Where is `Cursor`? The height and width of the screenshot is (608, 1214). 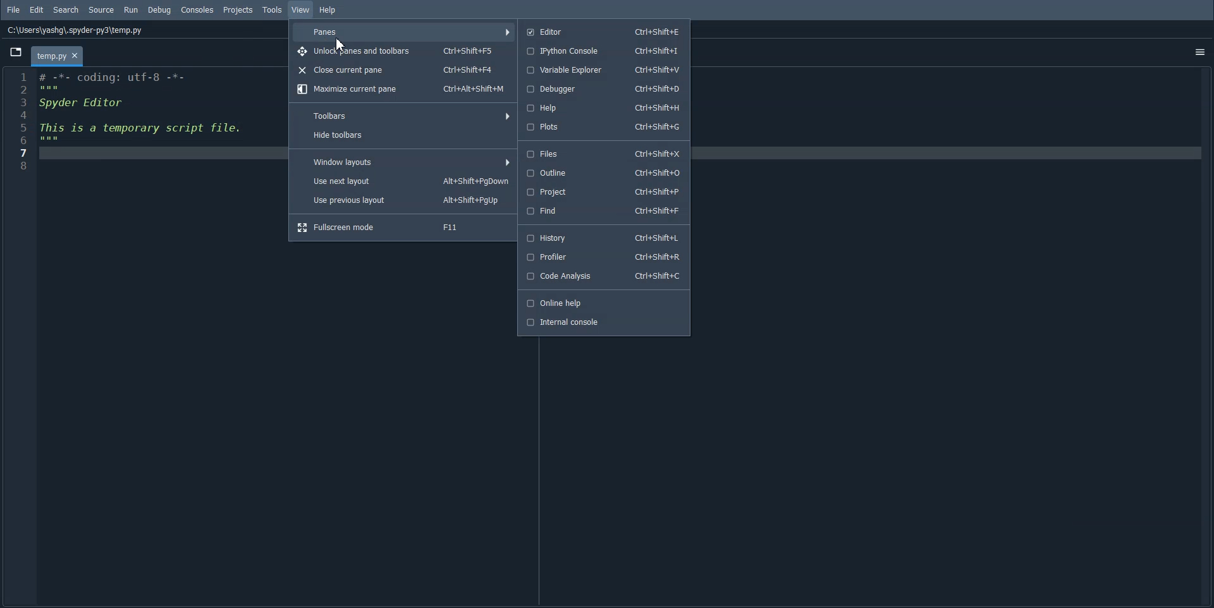
Cursor is located at coordinates (341, 46).